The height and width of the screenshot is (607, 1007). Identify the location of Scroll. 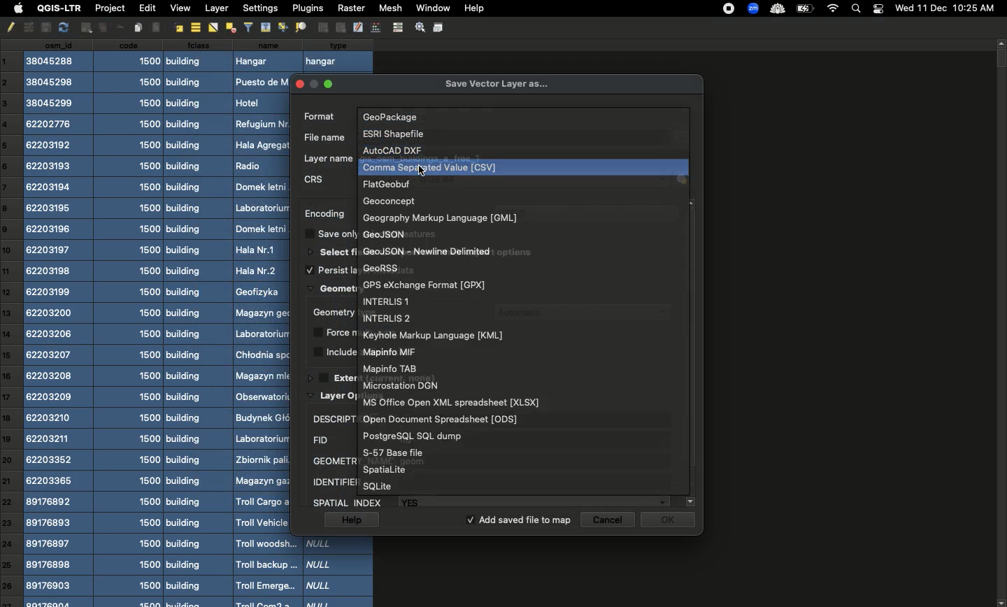
(1001, 322).